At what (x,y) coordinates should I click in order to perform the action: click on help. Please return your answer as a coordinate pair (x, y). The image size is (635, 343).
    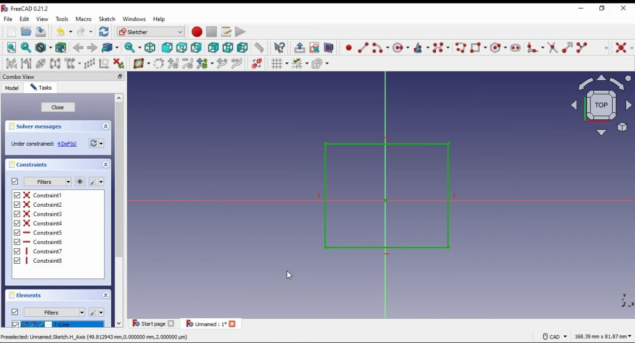
    Looking at the image, I should click on (160, 19).